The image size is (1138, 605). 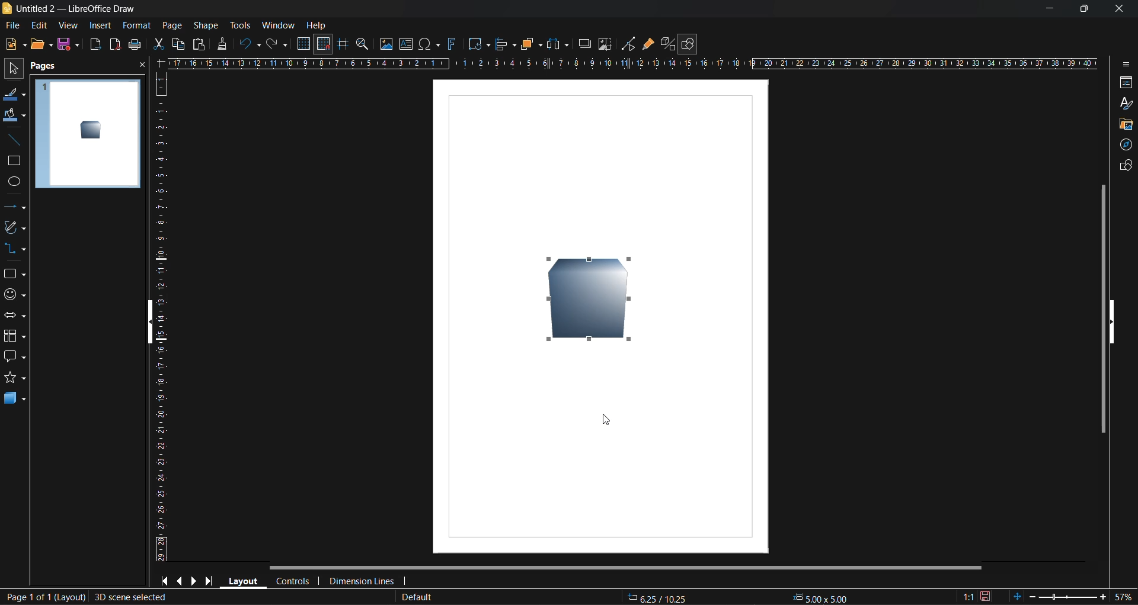 I want to click on print, so click(x=135, y=46).